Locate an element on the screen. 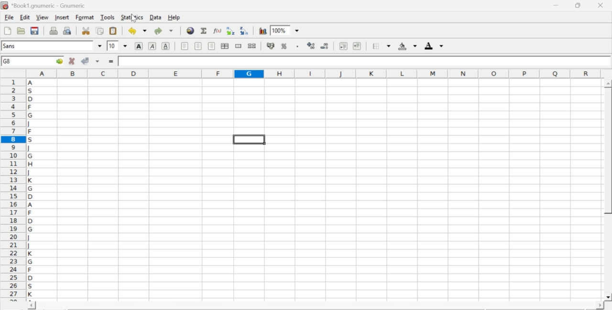 The image size is (612, 310). cut is located at coordinates (86, 31).